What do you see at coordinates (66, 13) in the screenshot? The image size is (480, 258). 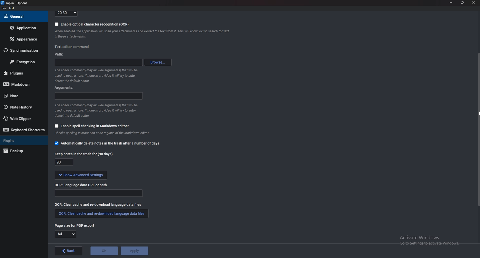 I see `Time format` at bounding box center [66, 13].